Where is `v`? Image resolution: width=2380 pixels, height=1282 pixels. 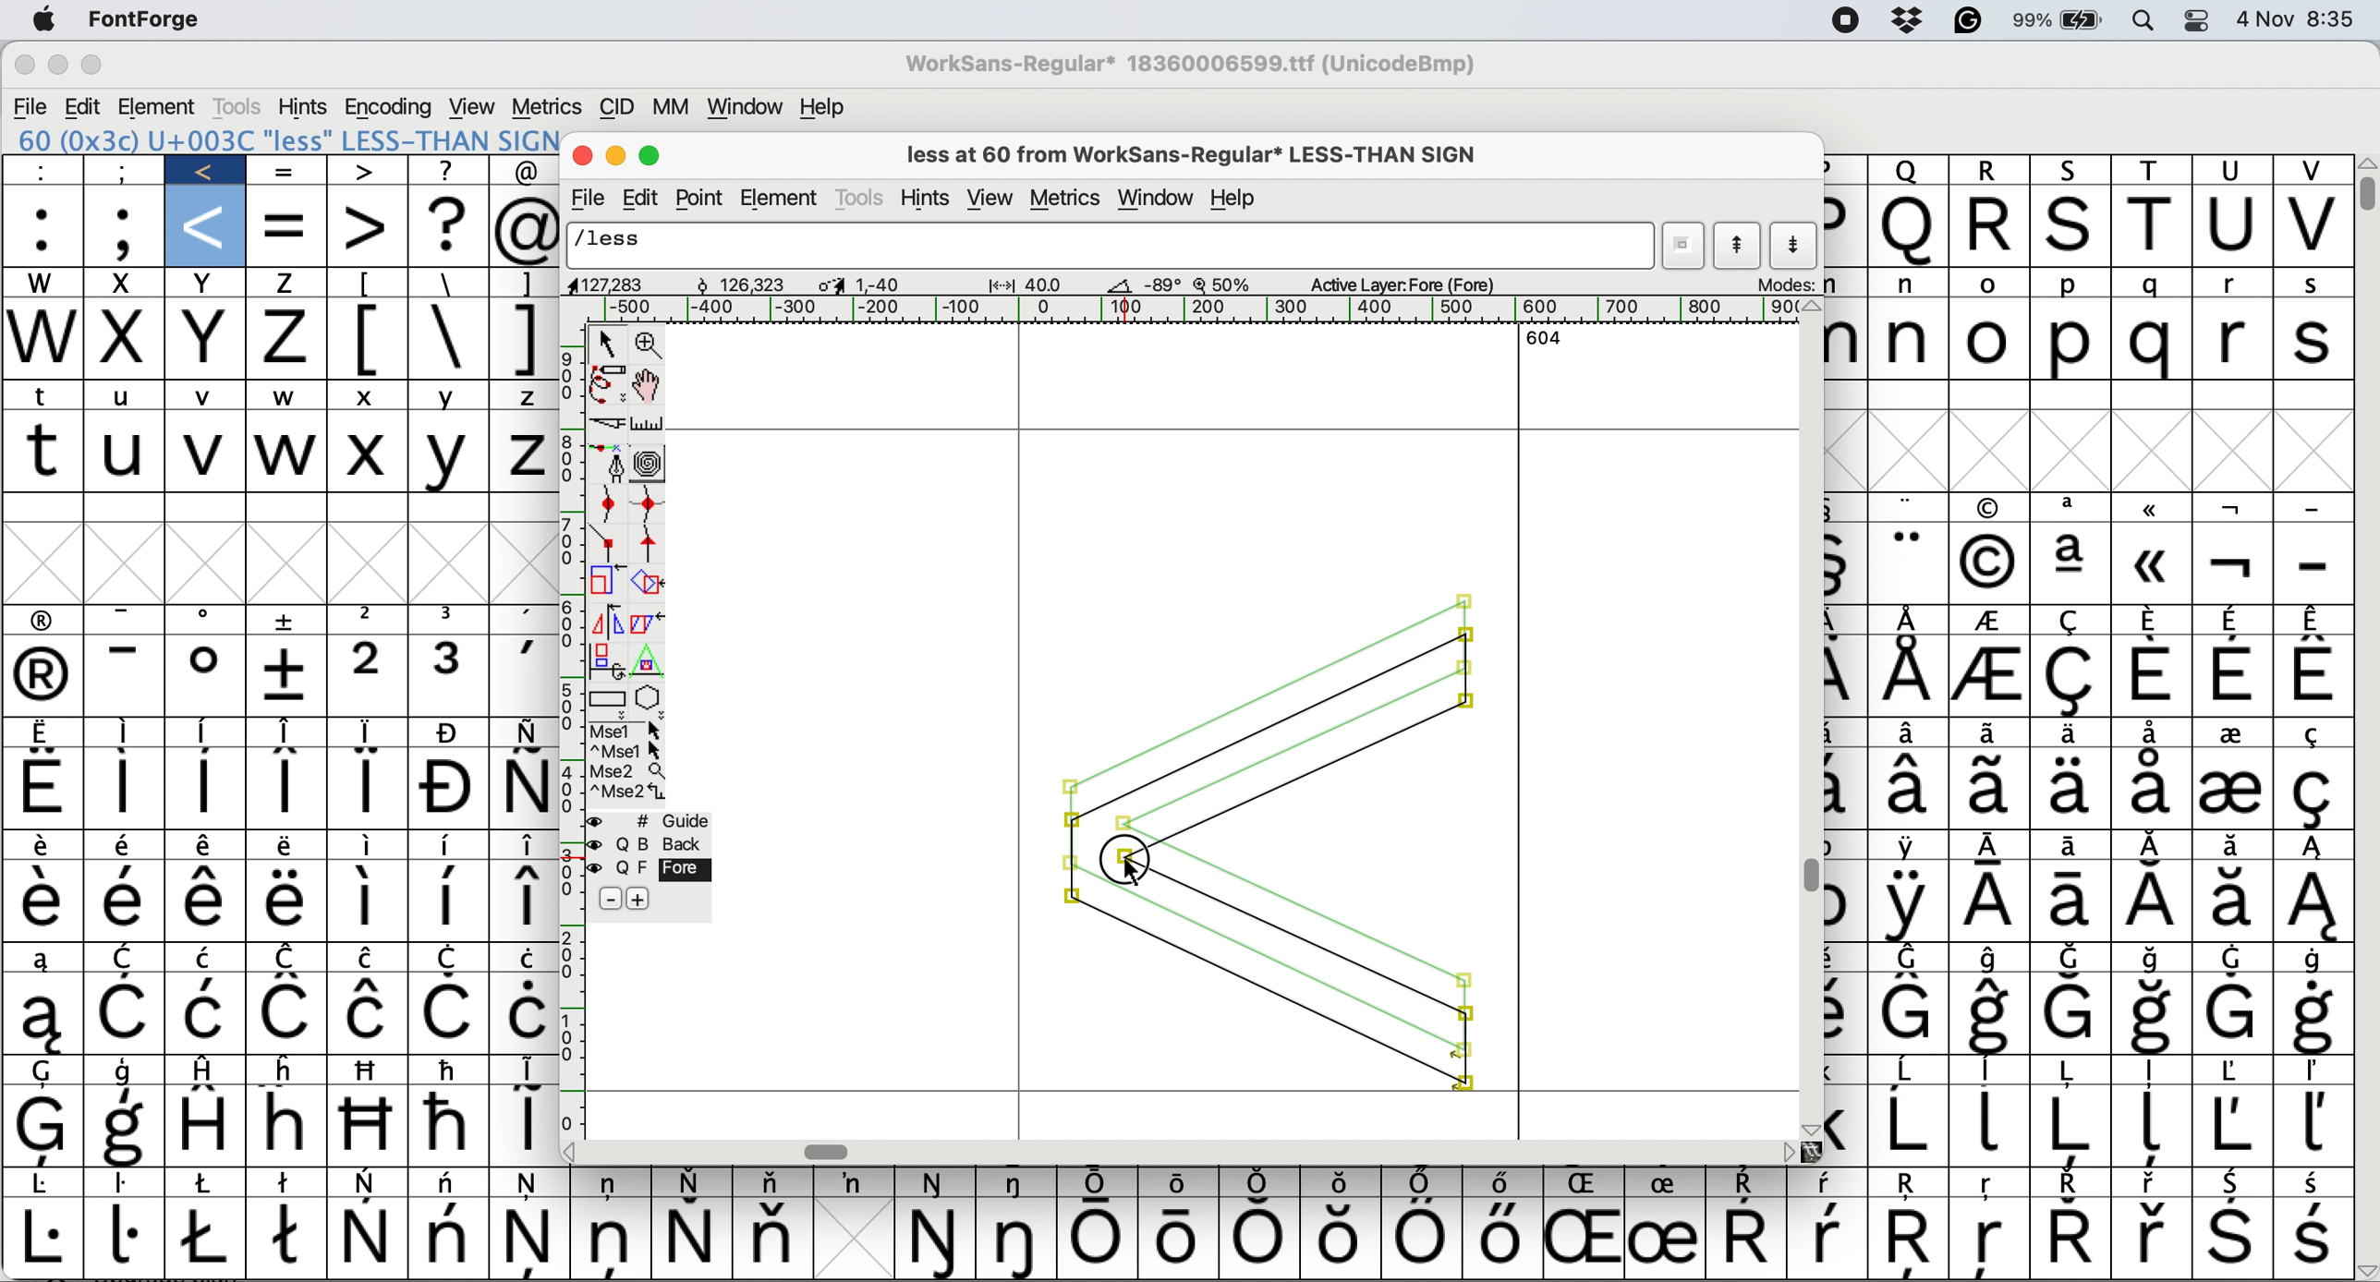 v is located at coordinates (2309, 170).